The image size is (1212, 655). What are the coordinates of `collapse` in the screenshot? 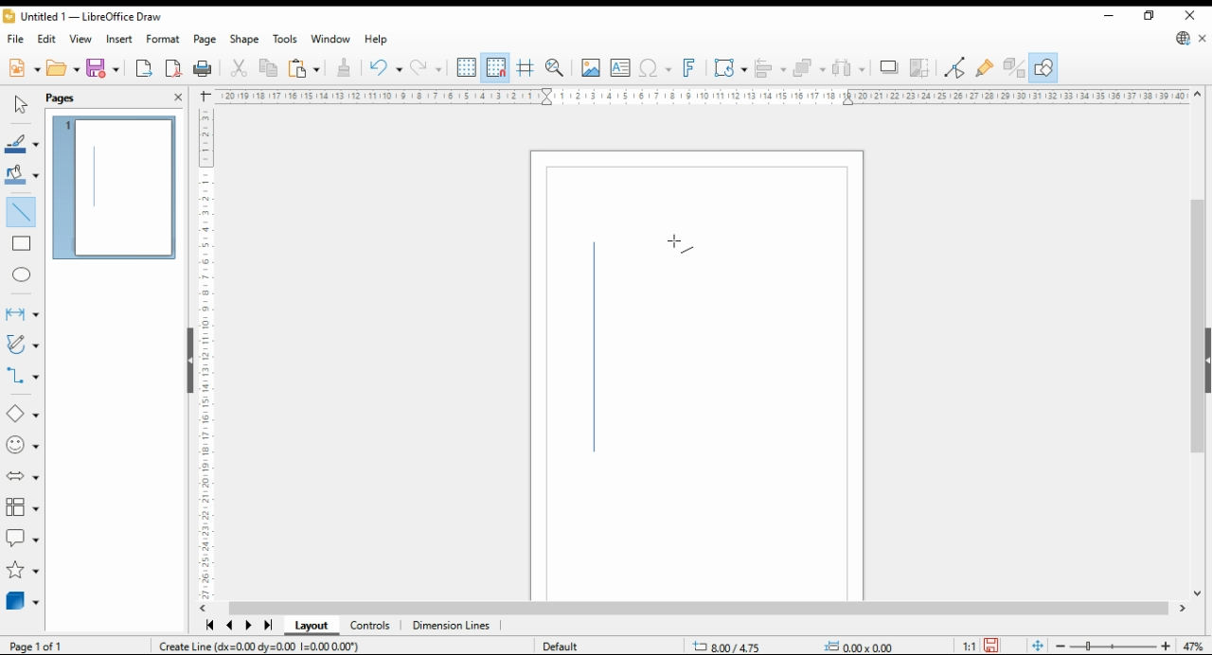 It's located at (1206, 359).